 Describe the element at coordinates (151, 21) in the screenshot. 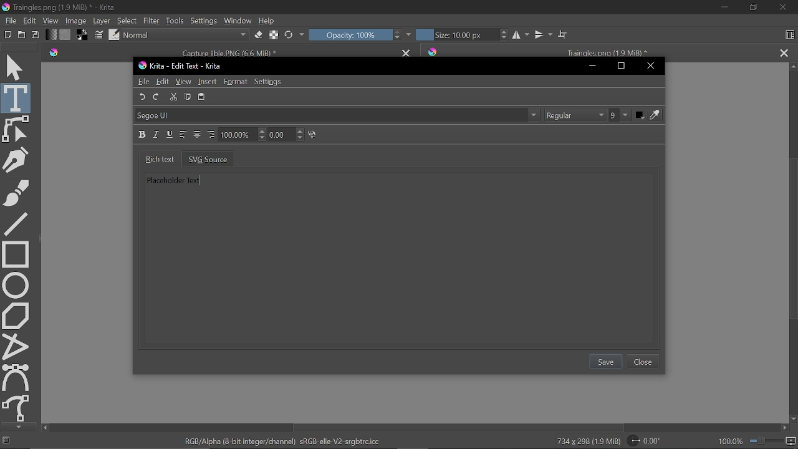

I see `Filter` at that location.